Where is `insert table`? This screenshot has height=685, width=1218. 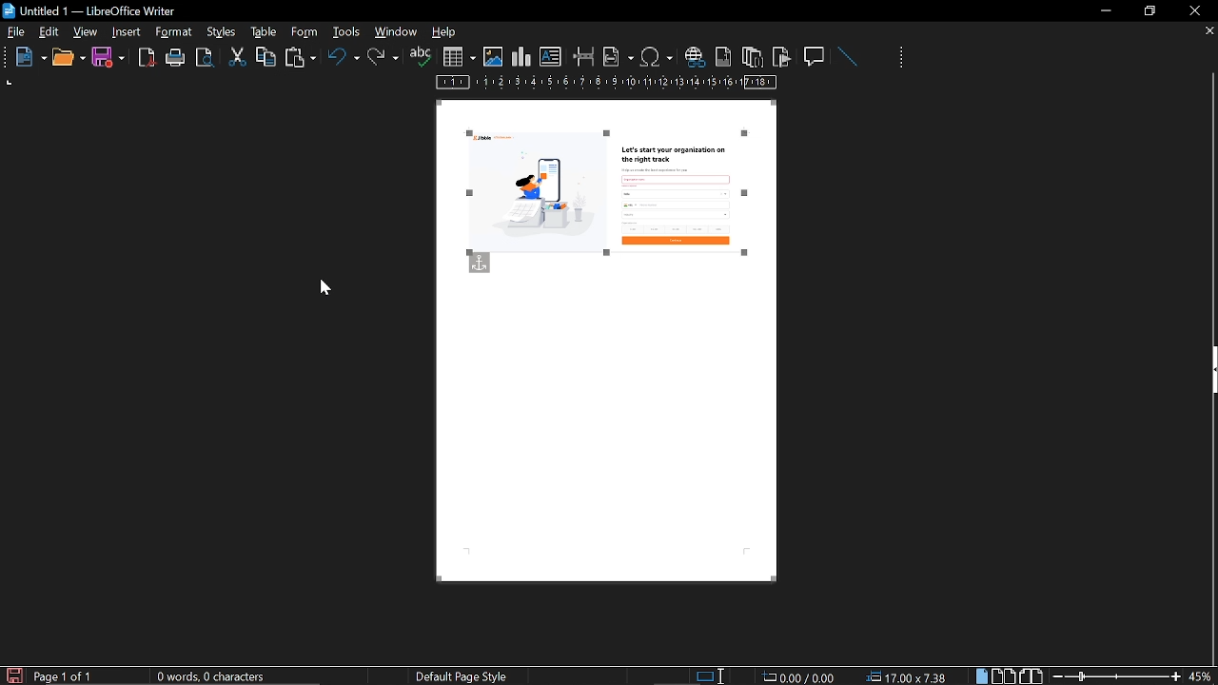 insert table is located at coordinates (459, 57).